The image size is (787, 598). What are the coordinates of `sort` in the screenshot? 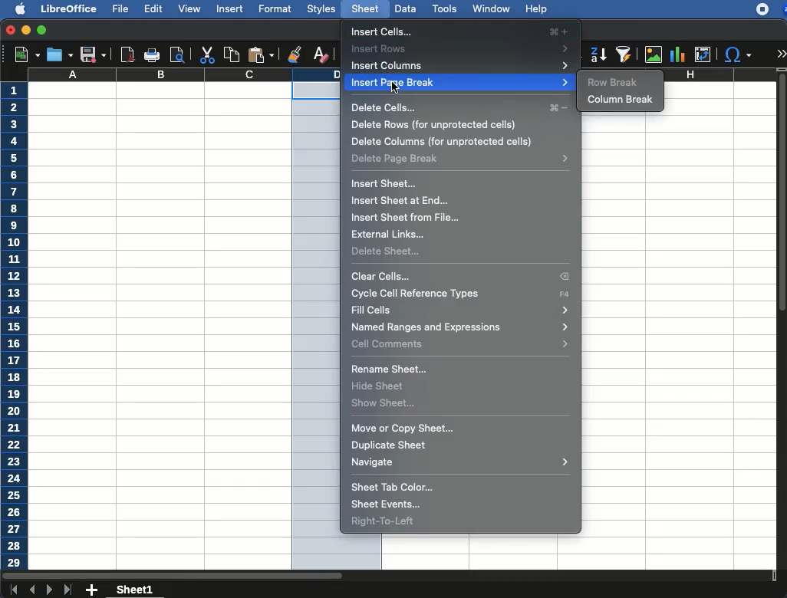 It's located at (623, 55).